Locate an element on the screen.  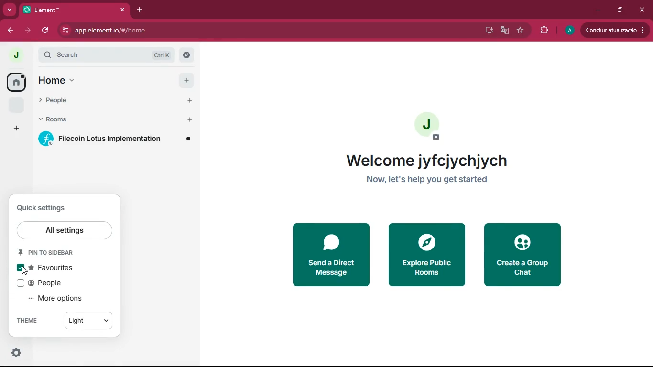
more is located at coordinates (10, 9).